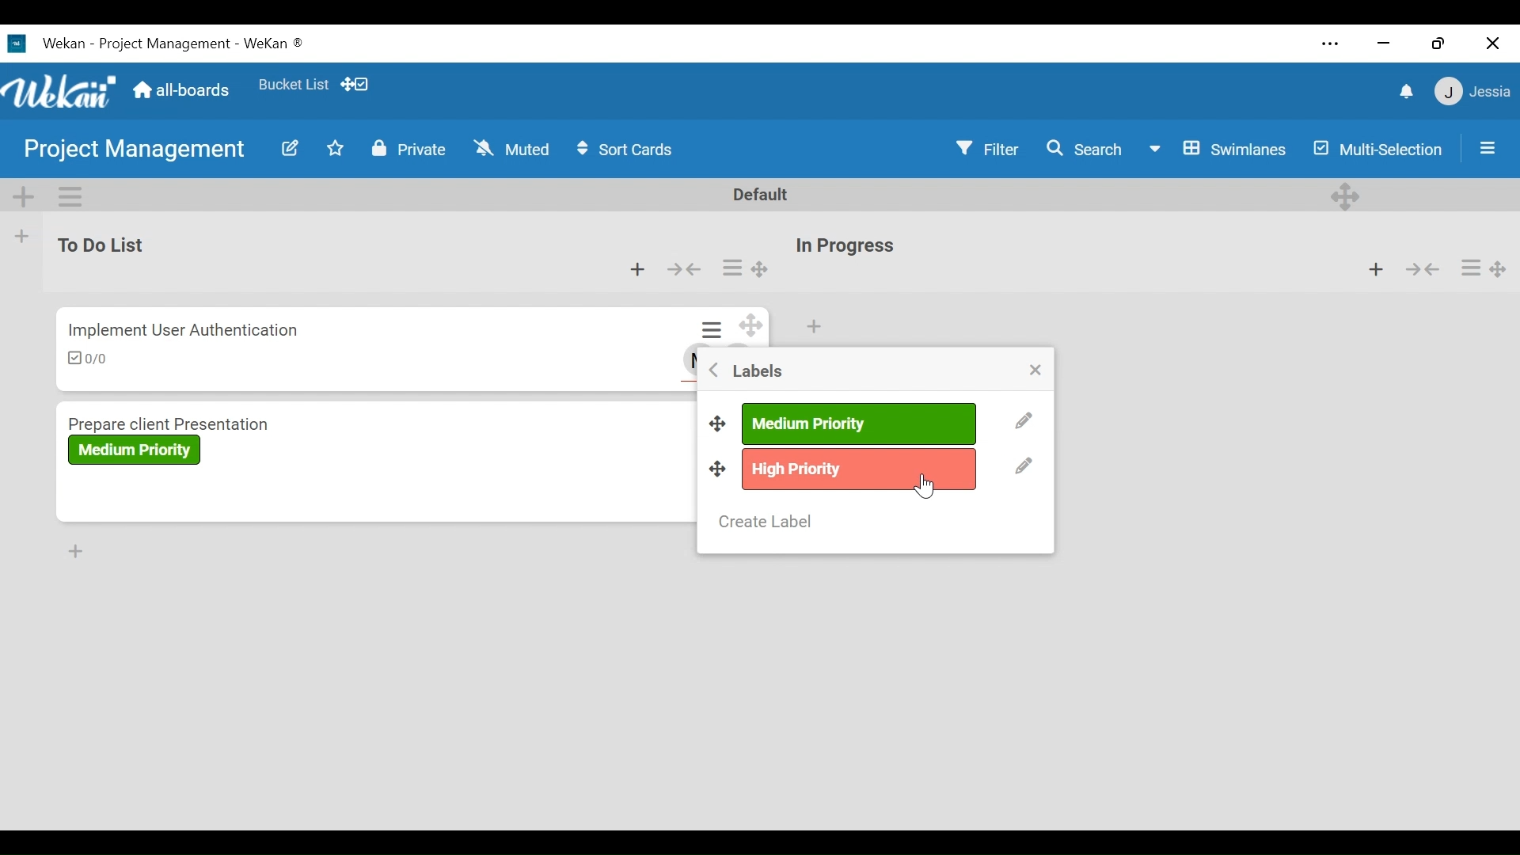  What do you see at coordinates (813, 327) in the screenshot?
I see `Add Card to top of the list` at bounding box center [813, 327].